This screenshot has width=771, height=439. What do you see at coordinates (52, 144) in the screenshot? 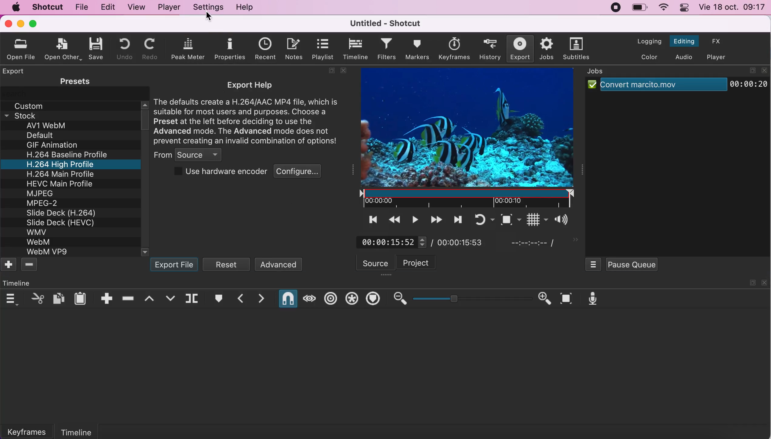
I see `GIF Animation` at bounding box center [52, 144].